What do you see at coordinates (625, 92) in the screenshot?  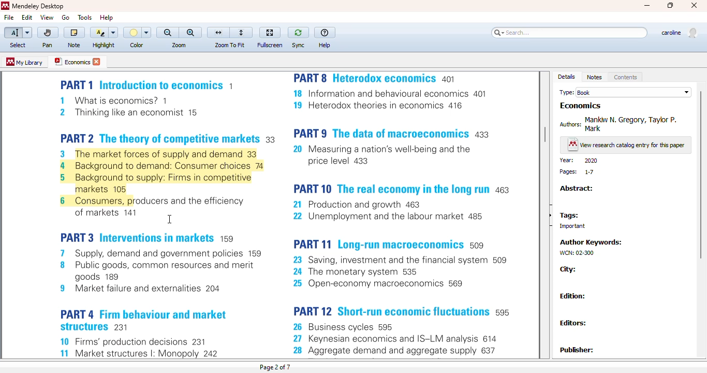 I see `type: book` at bounding box center [625, 92].